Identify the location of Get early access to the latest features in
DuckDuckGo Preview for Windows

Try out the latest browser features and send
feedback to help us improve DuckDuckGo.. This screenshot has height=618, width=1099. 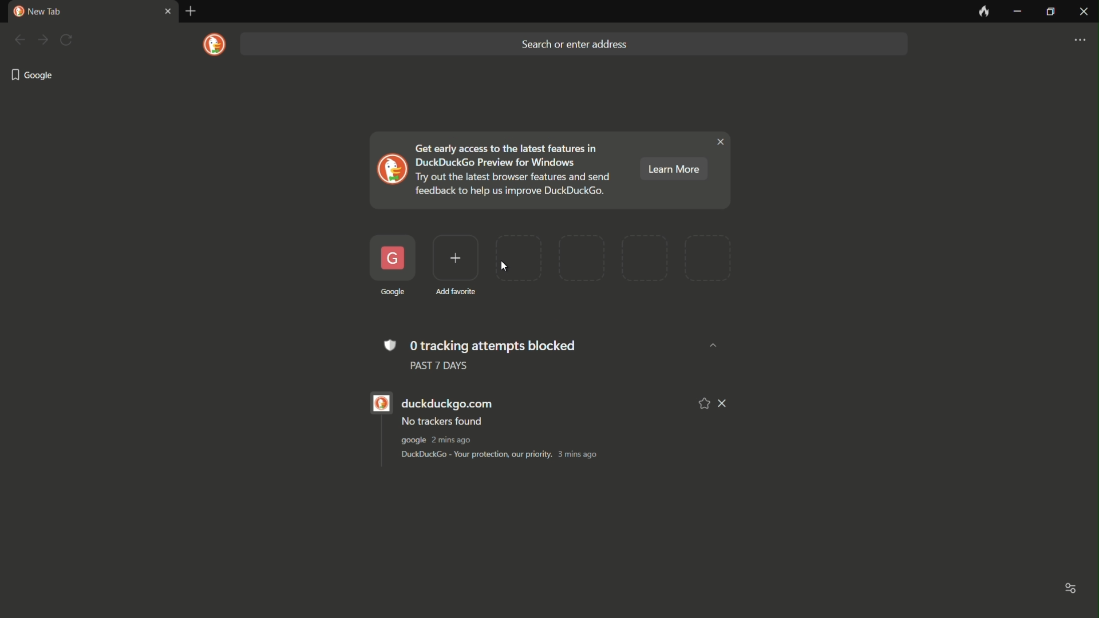
(499, 171).